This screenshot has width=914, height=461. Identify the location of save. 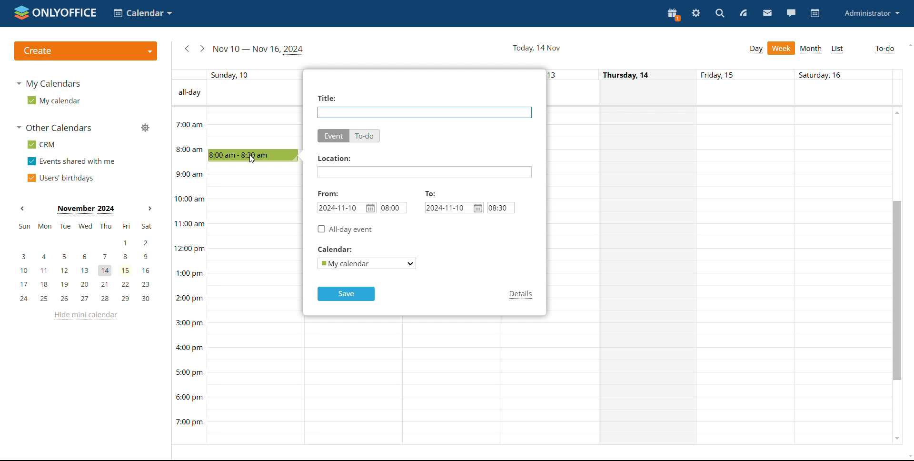
(345, 294).